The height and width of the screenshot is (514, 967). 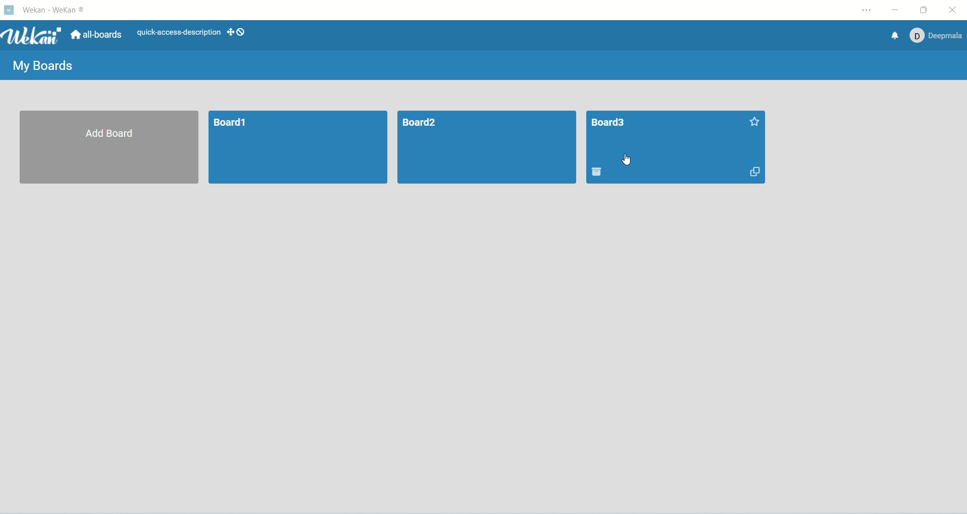 I want to click on add board, so click(x=107, y=149).